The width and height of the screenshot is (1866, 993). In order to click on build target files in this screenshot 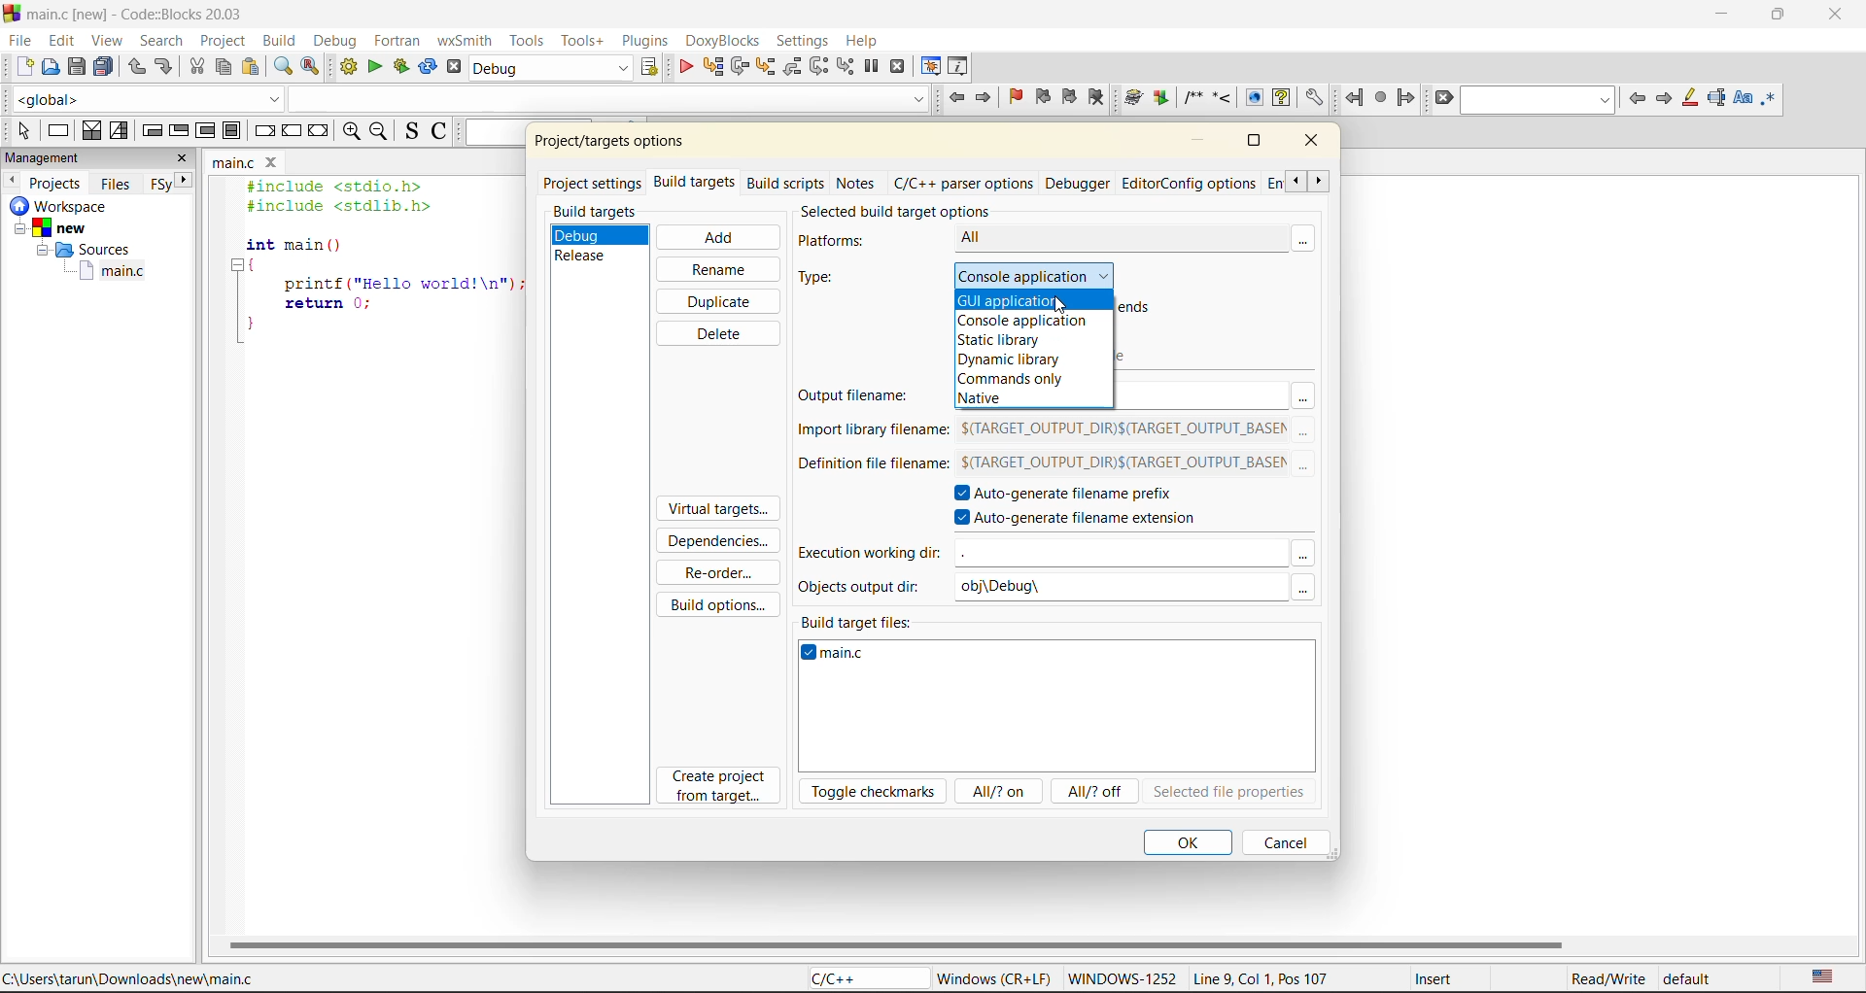, I will do `click(866, 621)`.